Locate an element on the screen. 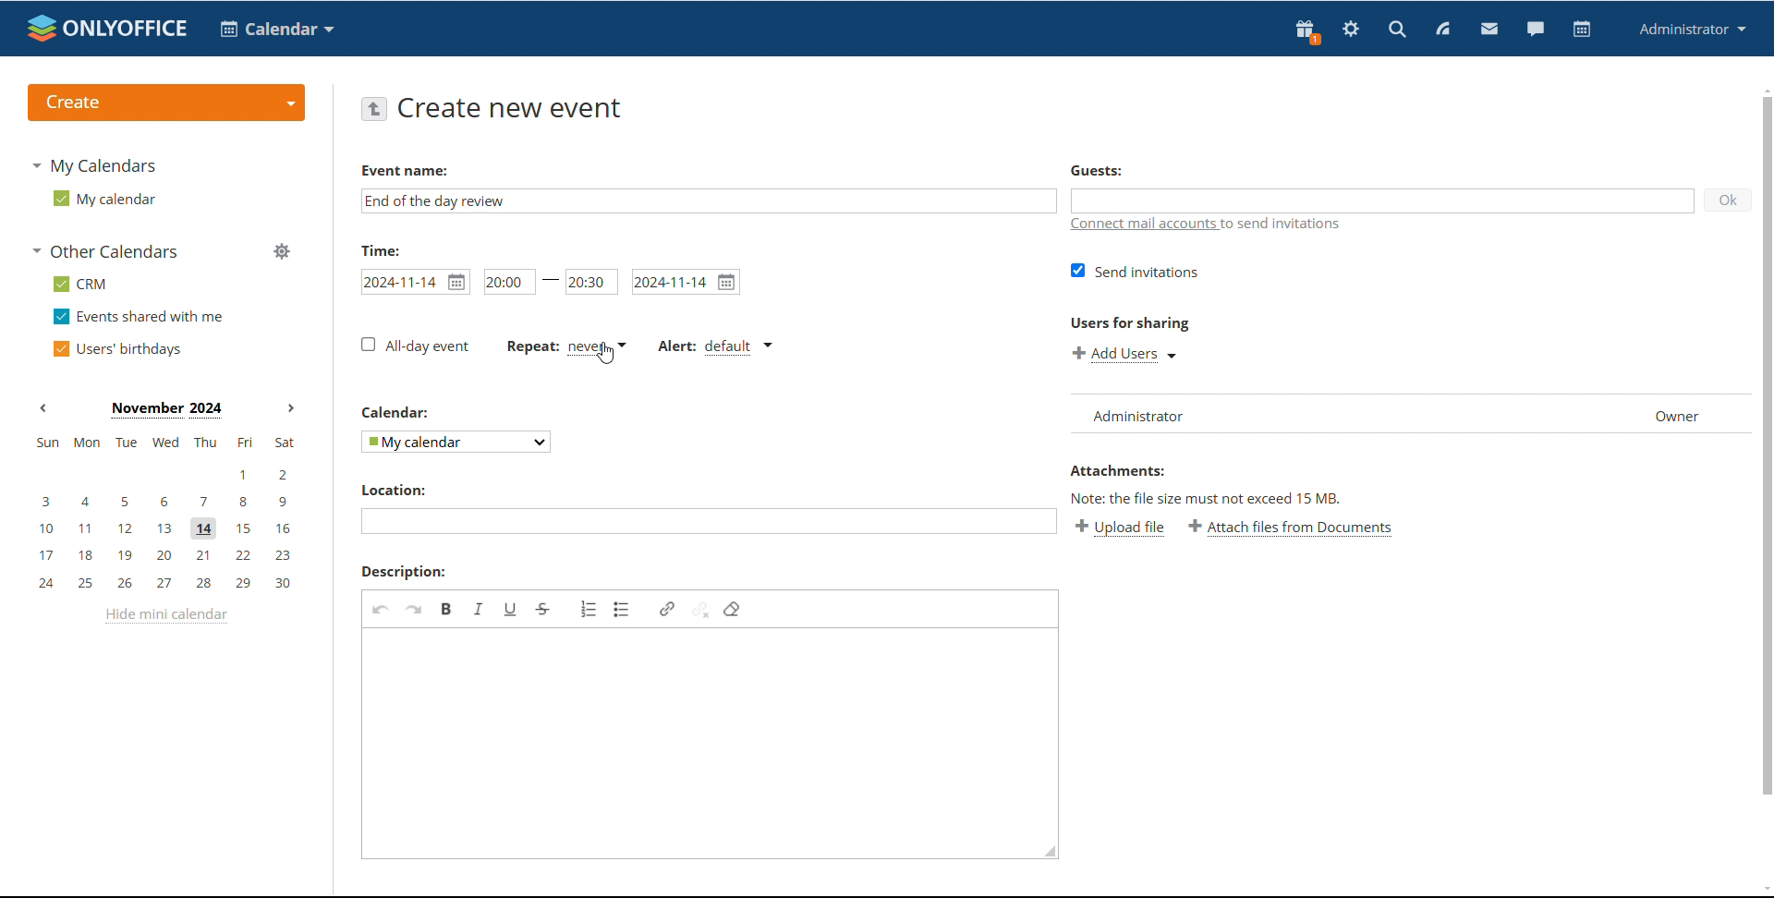 This screenshot has height=898, width=1774. Month on display is located at coordinates (166, 410).